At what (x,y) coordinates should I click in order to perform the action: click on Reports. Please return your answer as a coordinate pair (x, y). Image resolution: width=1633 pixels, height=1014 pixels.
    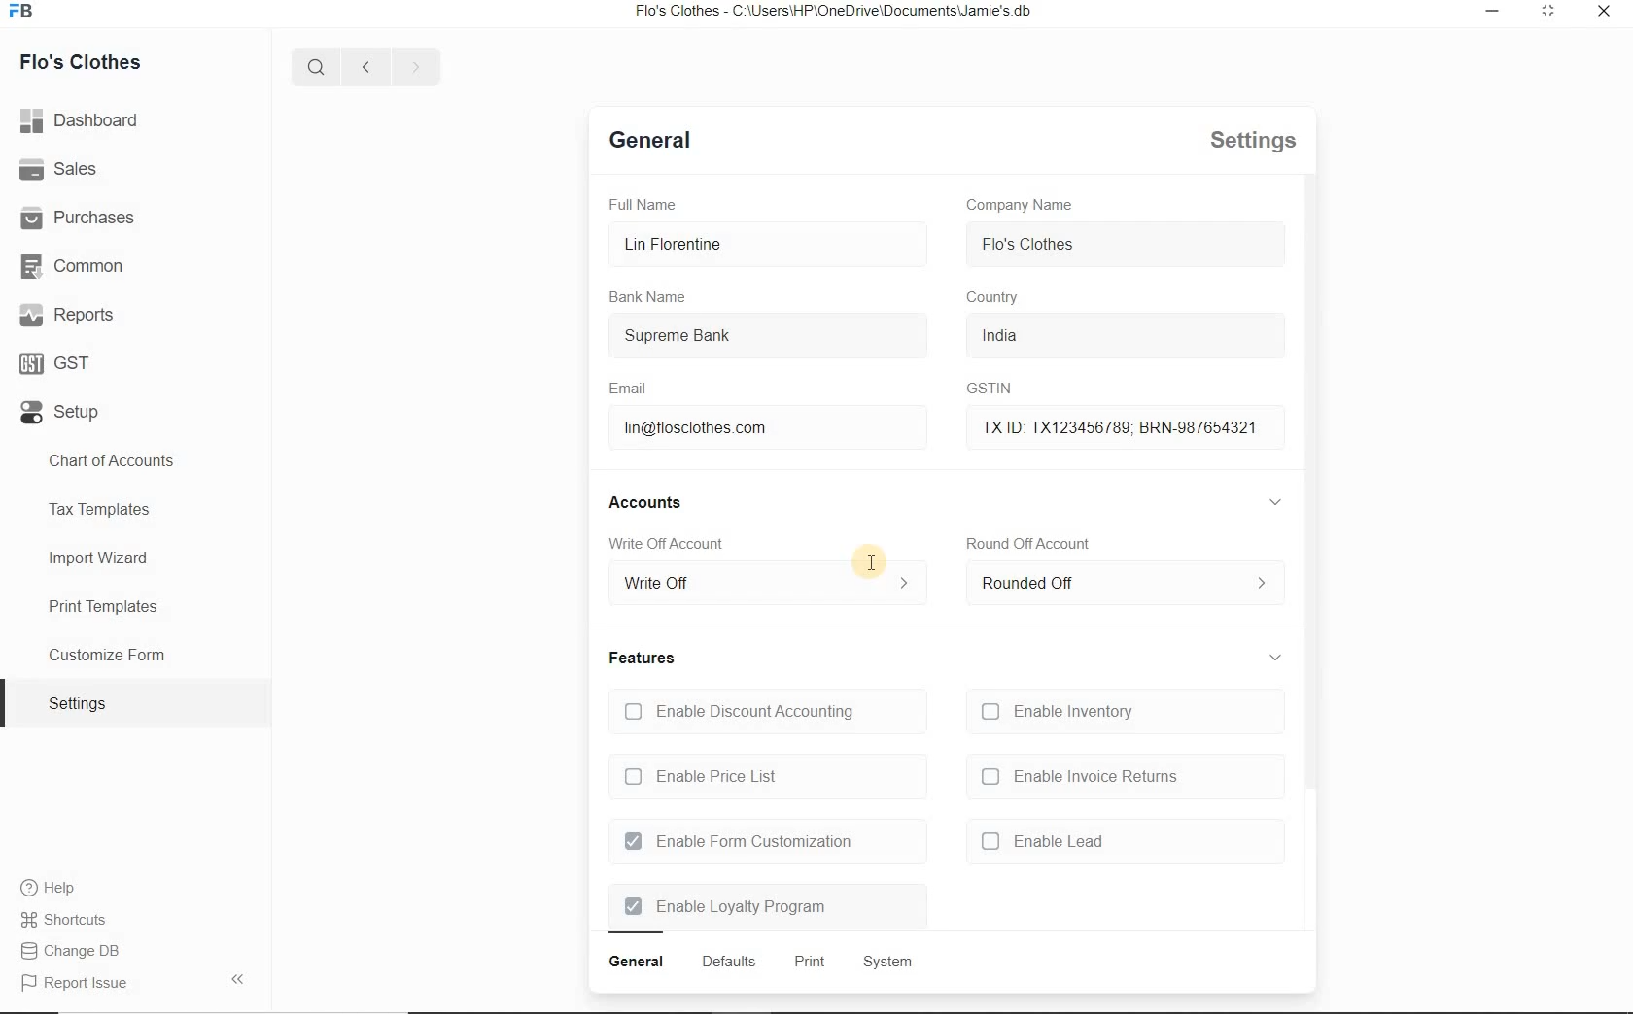
    Looking at the image, I should click on (67, 317).